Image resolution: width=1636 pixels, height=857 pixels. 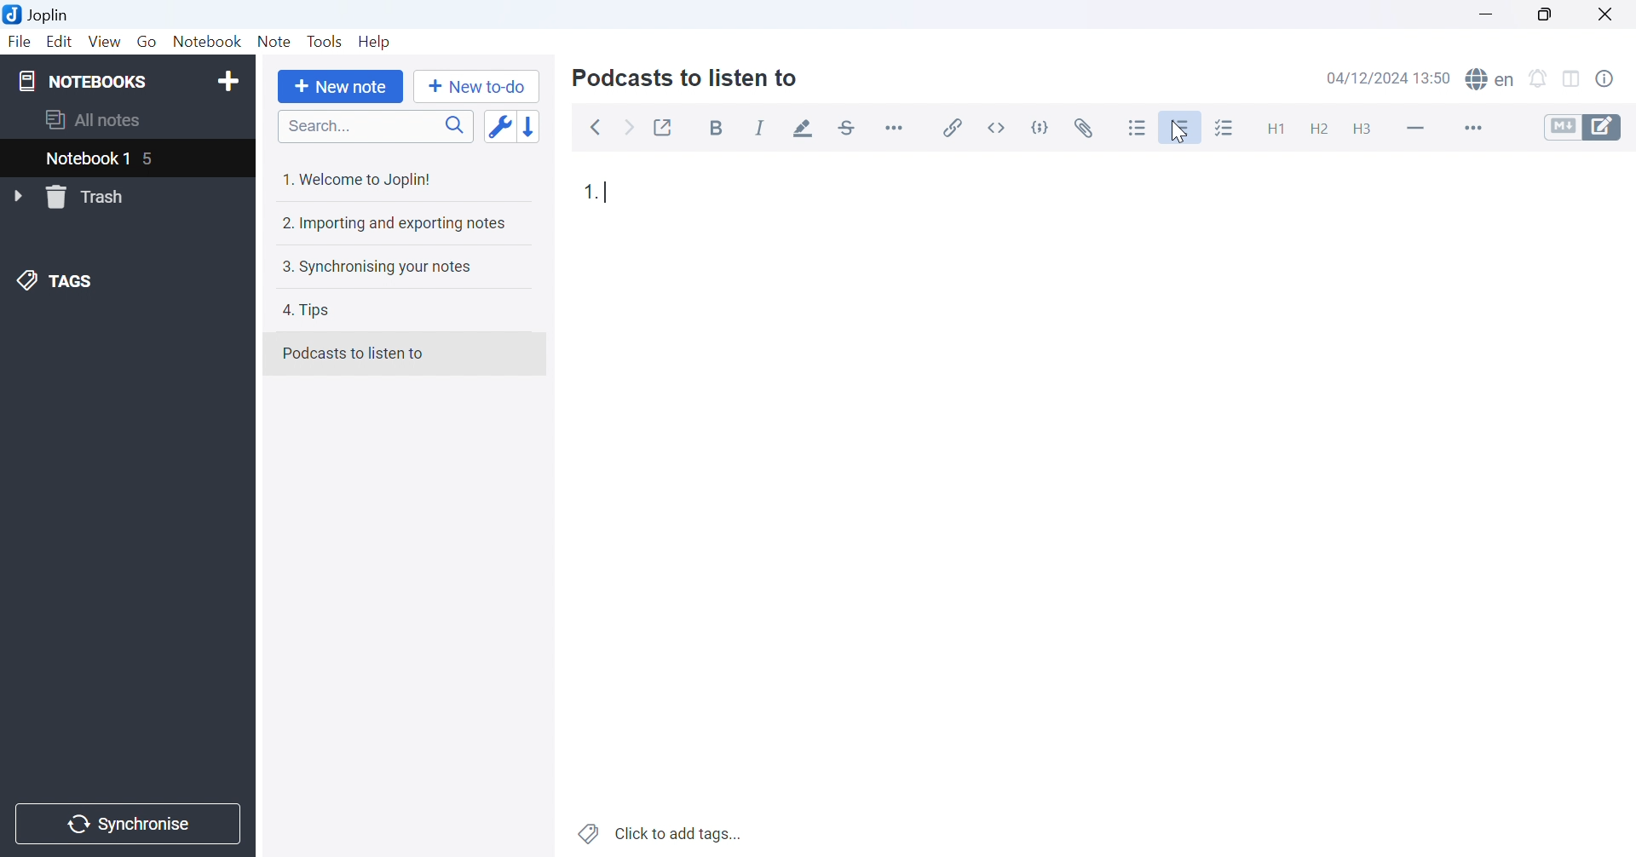 What do you see at coordinates (1572, 79) in the screenshot?
I see `Toggle editor layout` at bounding box center [1572, 79].